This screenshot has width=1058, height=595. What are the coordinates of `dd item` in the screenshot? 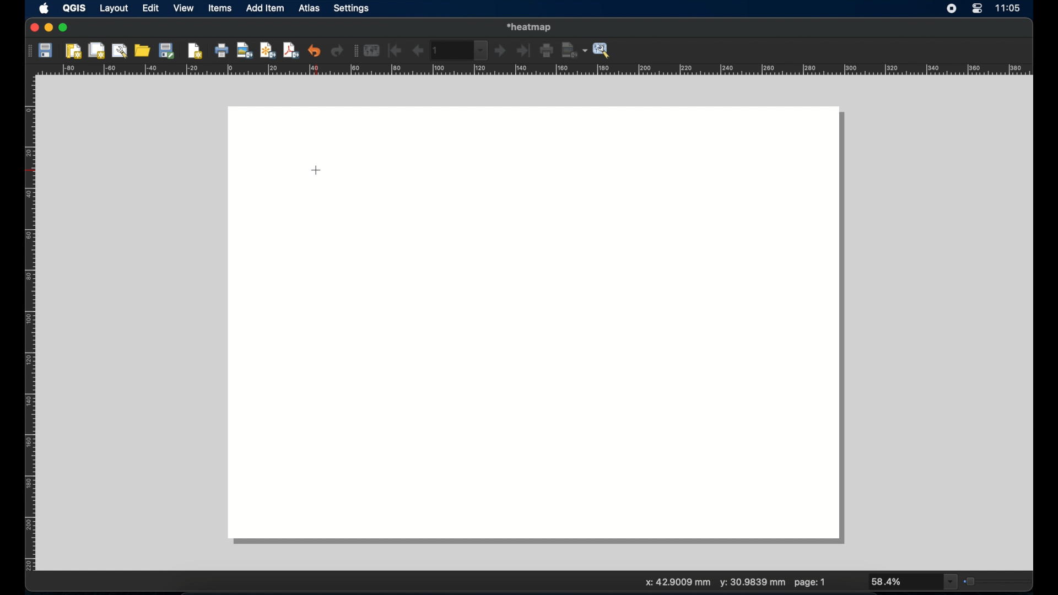 It's located at (266, 9).